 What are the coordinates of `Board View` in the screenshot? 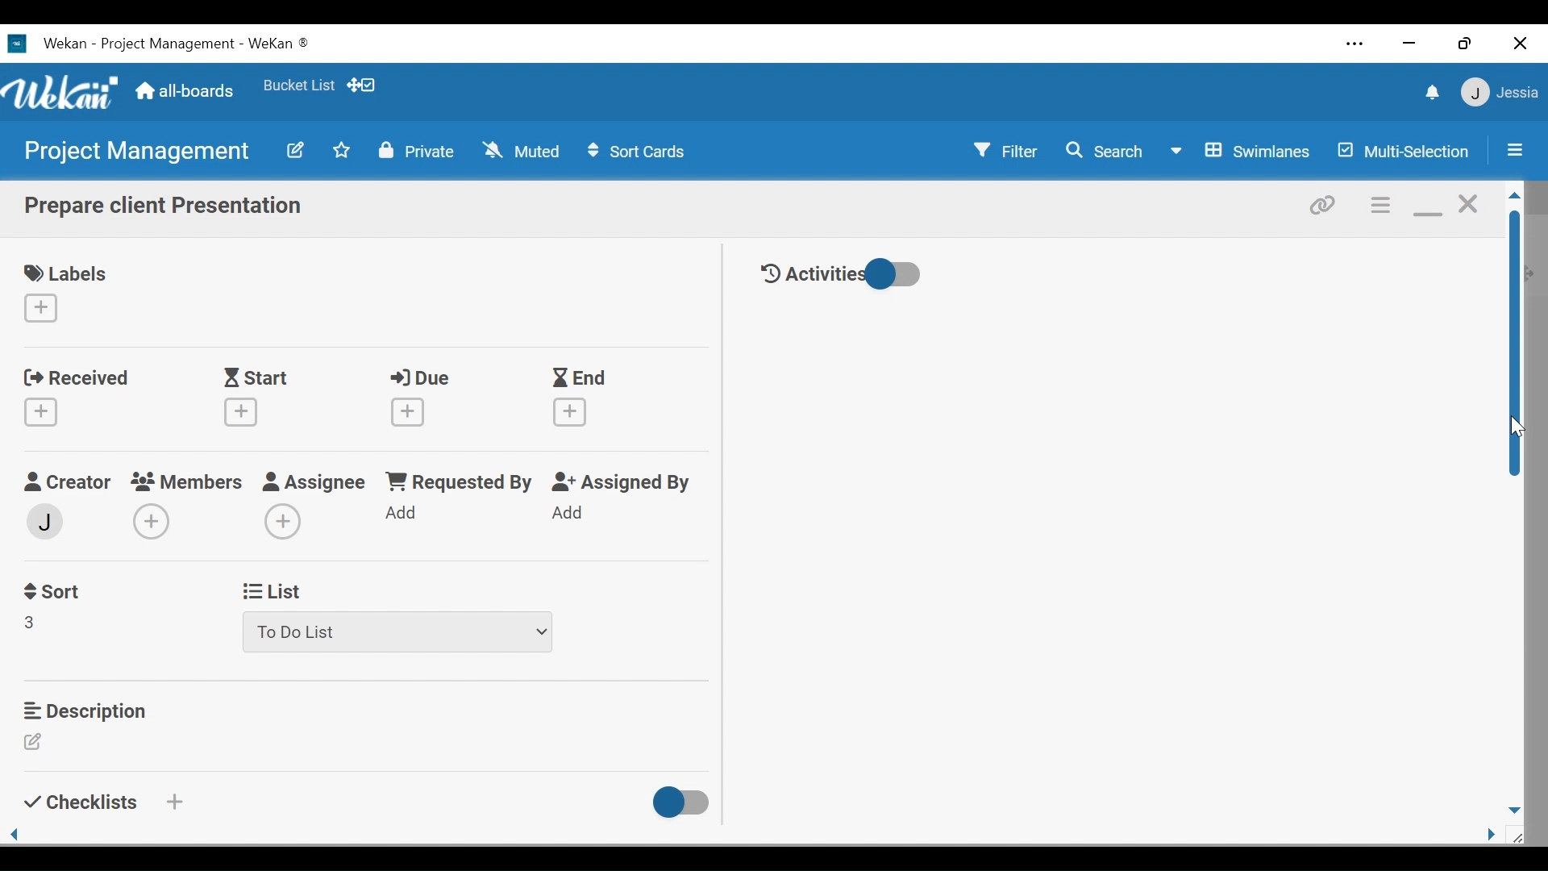 It's located at (1244, 152).